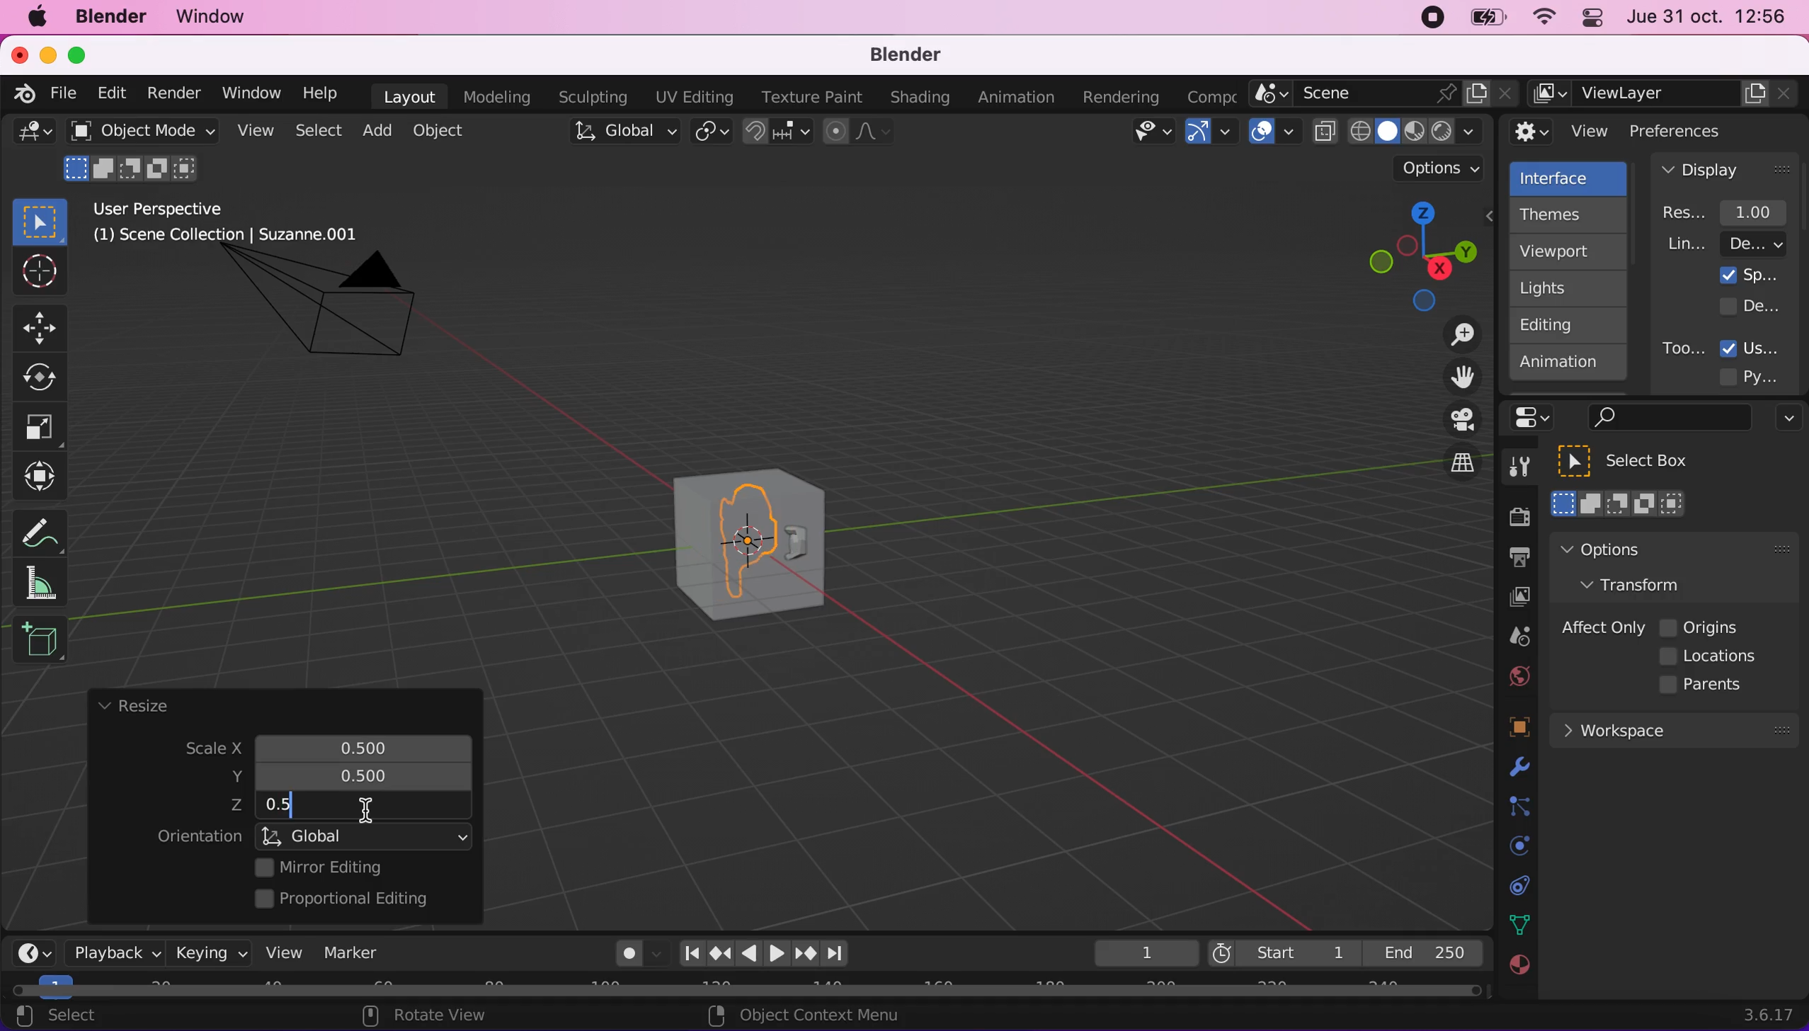 This screenshot has height=1031, width=1809. Describe the element at coordinates (1569, 367) in the screenshot. I see `animation` at that location.